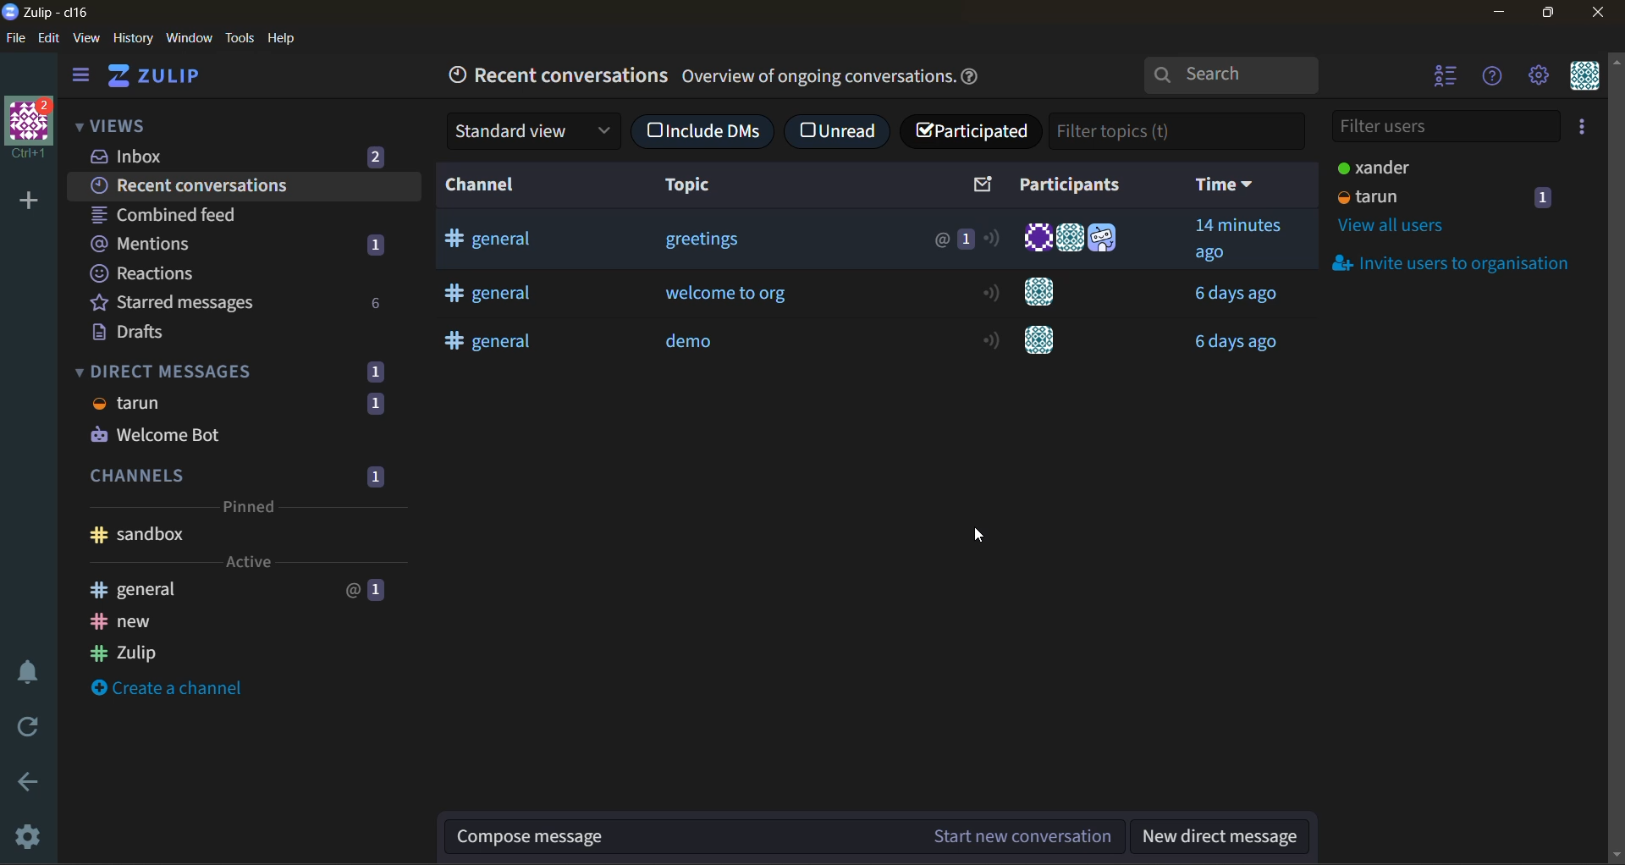 Image resolution: width=1625 pixels, height=865 pixels. Describe the element at coordinates (939, 240) in the screenshot. I see `@` at that location.